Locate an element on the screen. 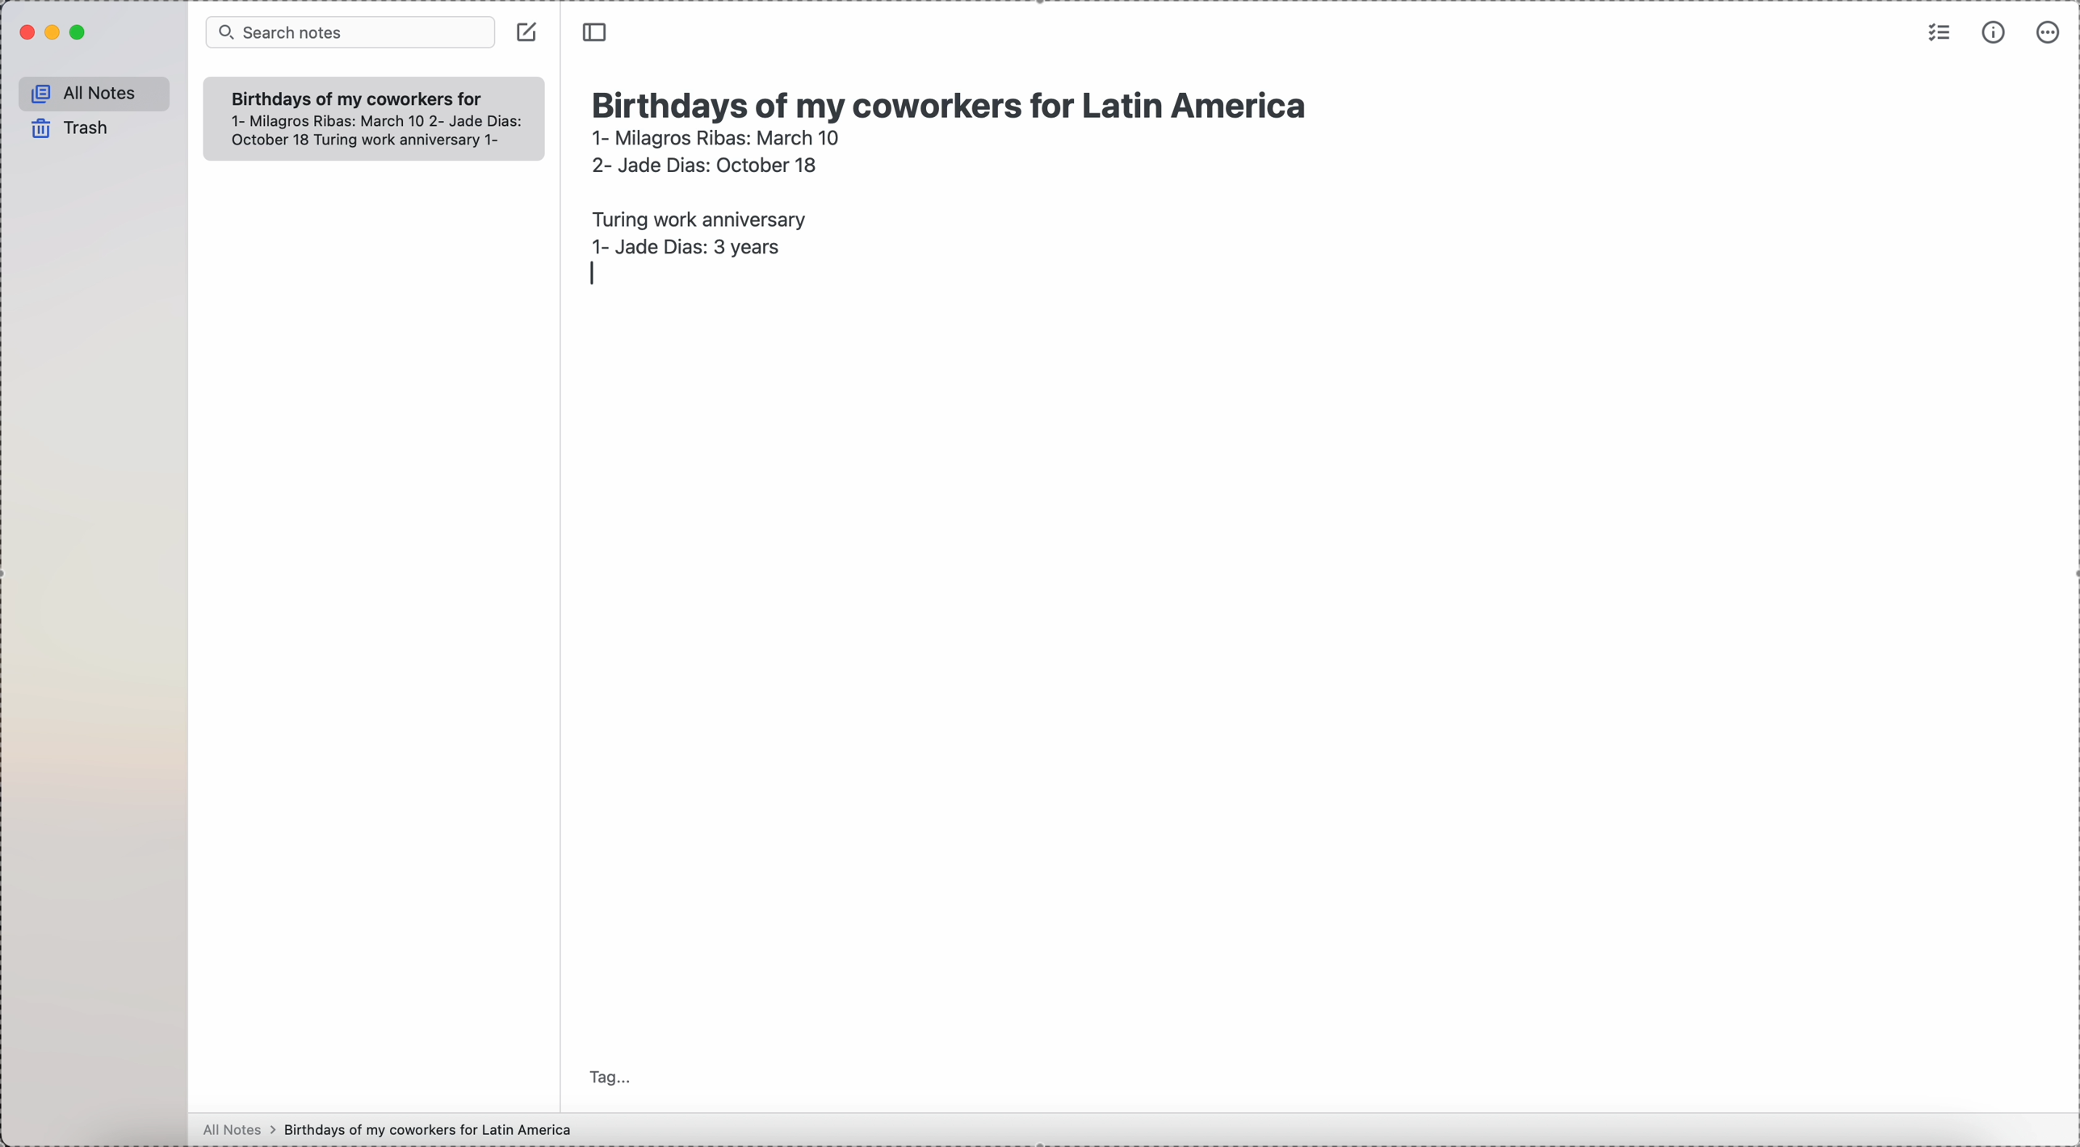 This screenshot has height=1147, width=2080. Birthdays of my coworkers for Latin America is located at coordinates (355, 97).